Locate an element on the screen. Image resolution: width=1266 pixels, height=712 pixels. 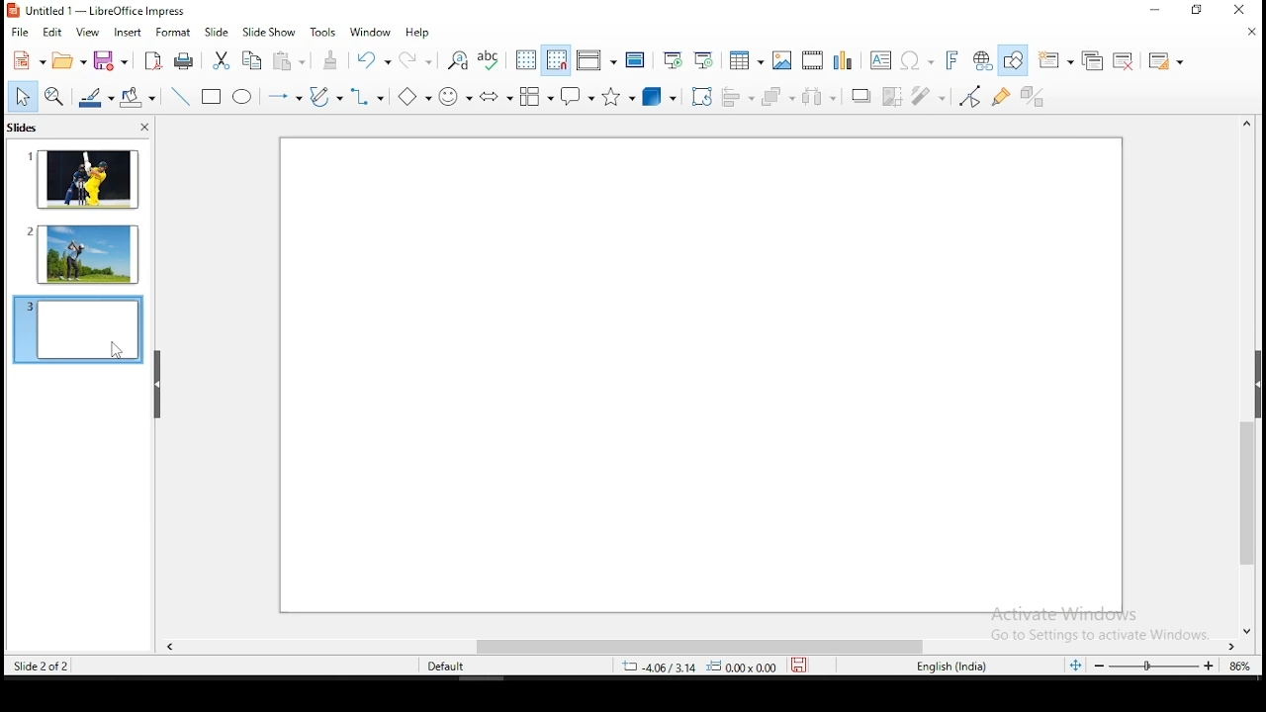
open is located at coordinates (67, 59).